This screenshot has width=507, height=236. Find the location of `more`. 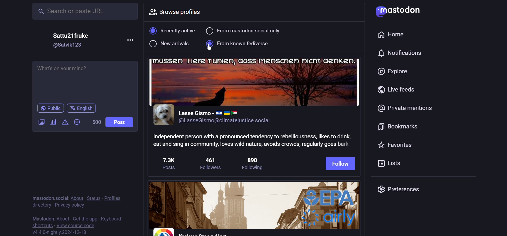

more is located at coordinates (132, 40).